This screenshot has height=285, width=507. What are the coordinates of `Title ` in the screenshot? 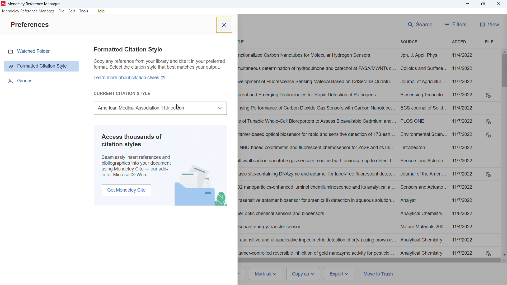 It's located at (34, 4).